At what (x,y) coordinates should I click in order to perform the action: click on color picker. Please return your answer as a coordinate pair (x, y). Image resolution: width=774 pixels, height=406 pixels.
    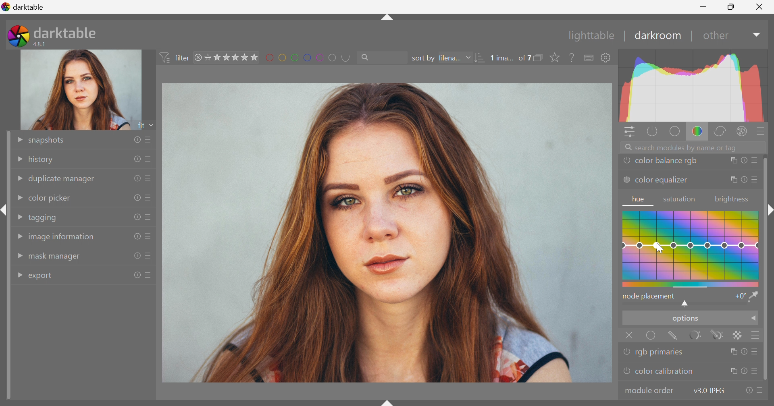
    Looking at the image, I should click on (50, 197).